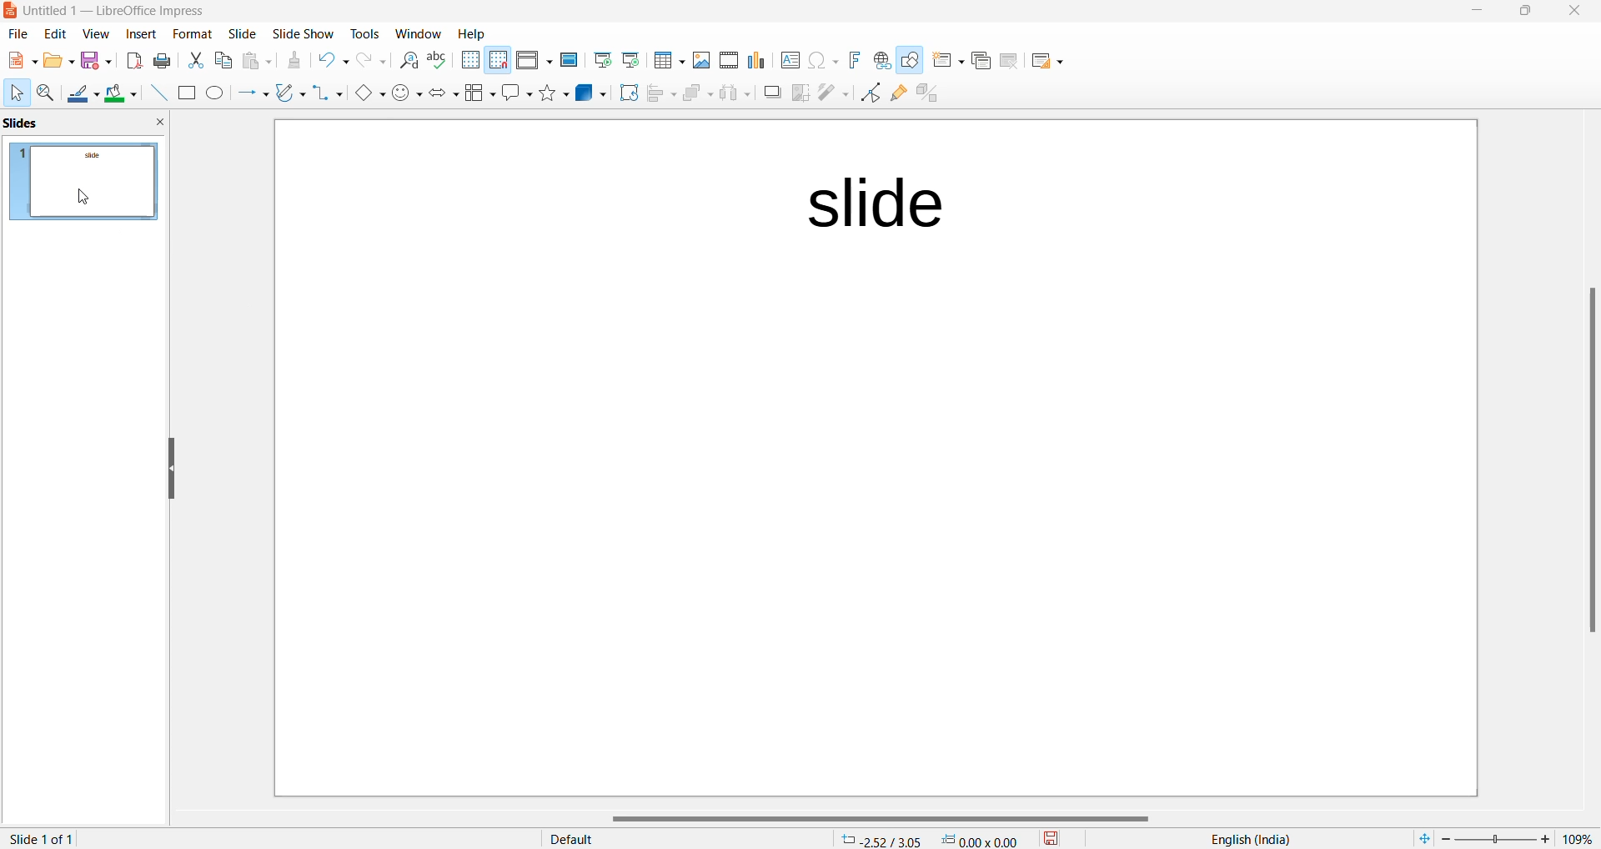 The width and height of the screenshot is (1601, 849). Describe the element at coordinates (197, 59) in the screenshot. I see `cut` at that location.